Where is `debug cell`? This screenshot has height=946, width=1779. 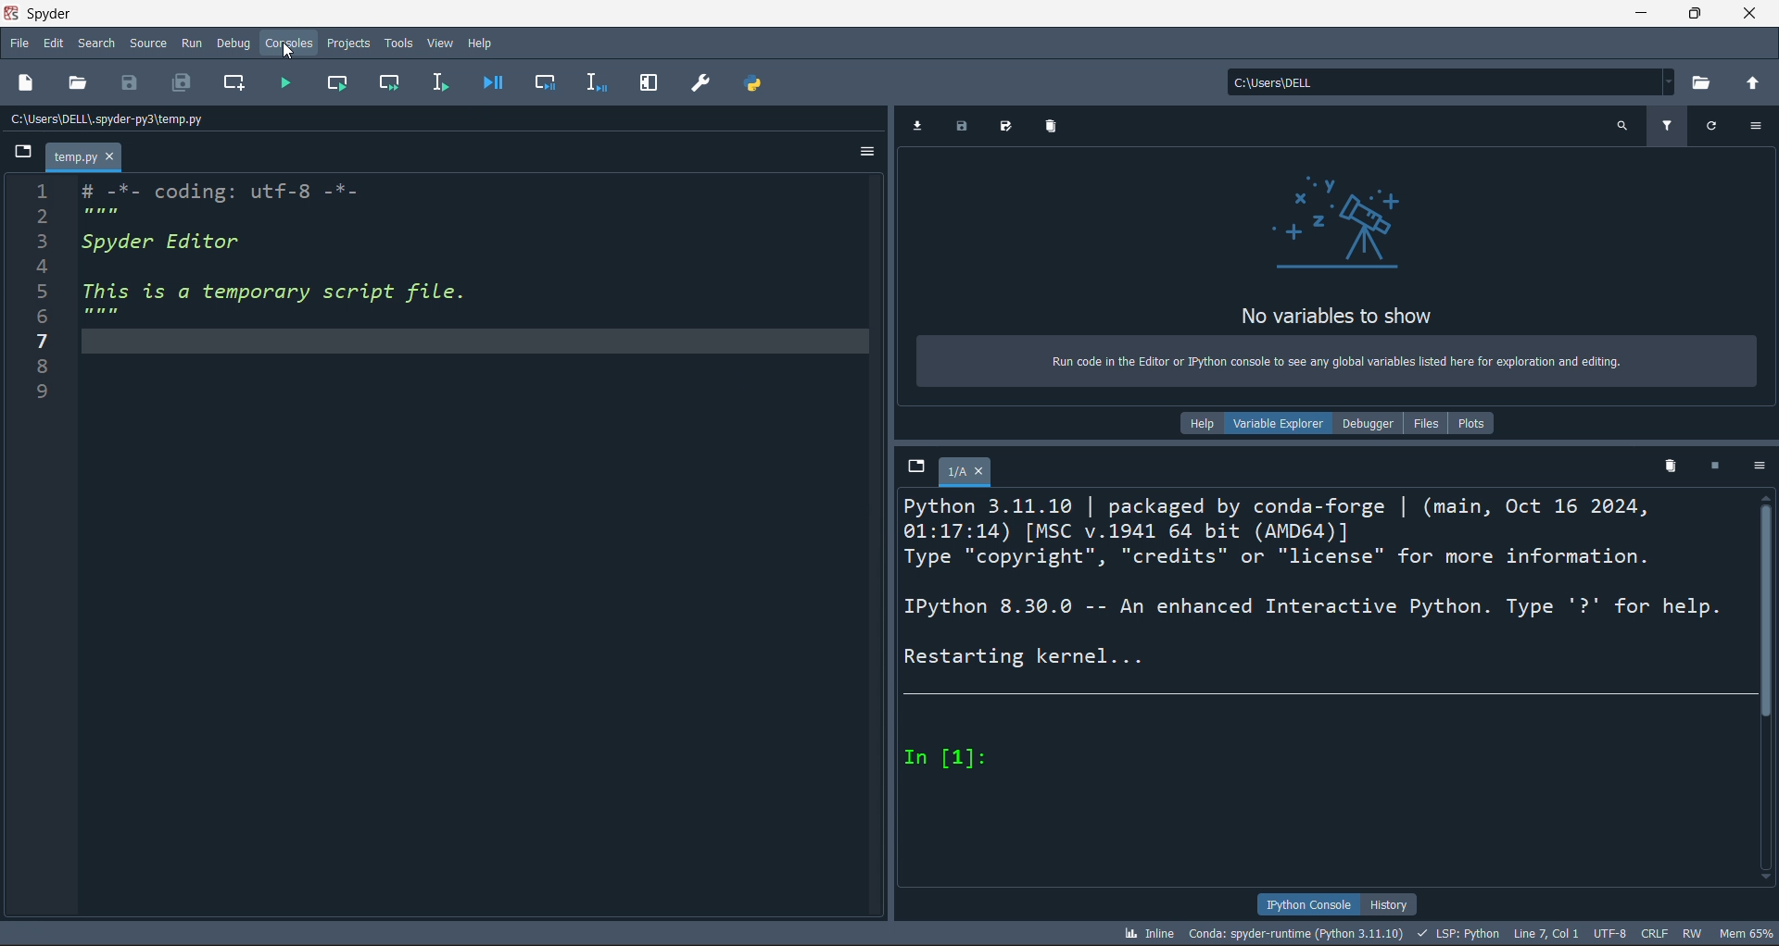 debug cell is located at coordinates (545, 80).